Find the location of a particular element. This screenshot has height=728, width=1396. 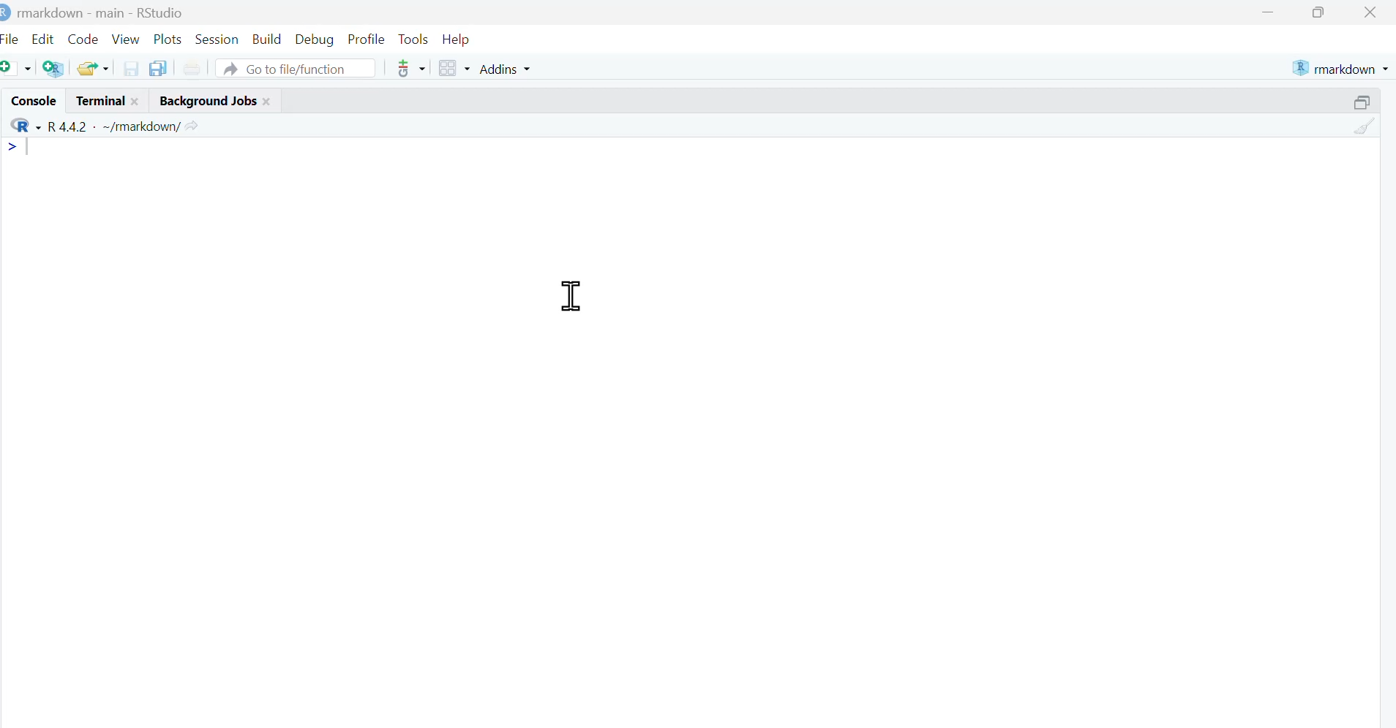

cursor is located at coordinates (572, 296).